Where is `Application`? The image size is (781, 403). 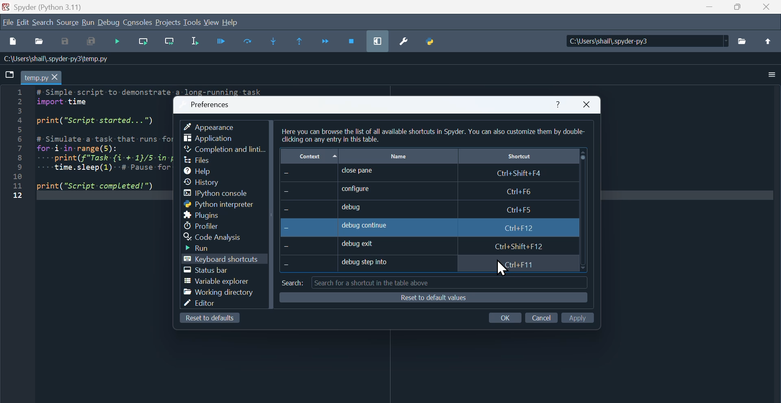 Application is located at coordinates (209, 139).